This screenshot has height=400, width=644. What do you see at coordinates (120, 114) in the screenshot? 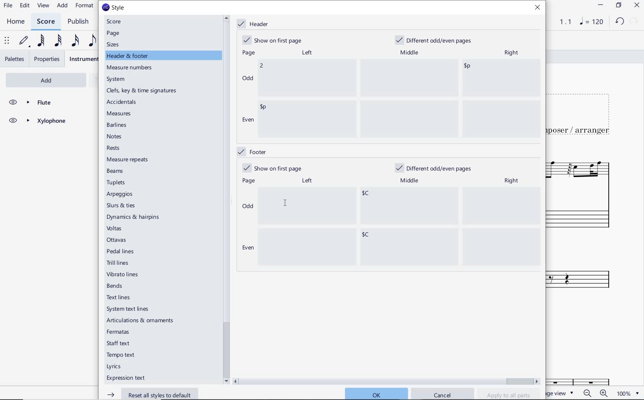
I see `measures` at bounding box center [120, 114].